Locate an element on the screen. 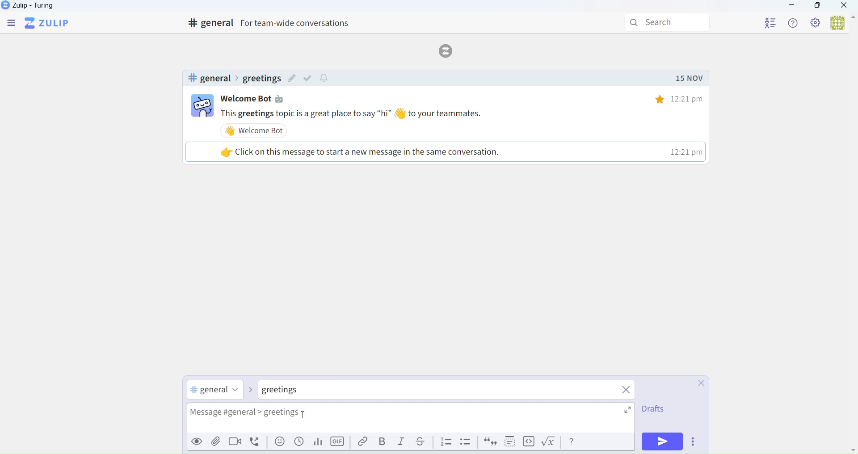 Image resolution: width=858 pixels, height=454 pixels. Help is located at coordinates (794, 23).